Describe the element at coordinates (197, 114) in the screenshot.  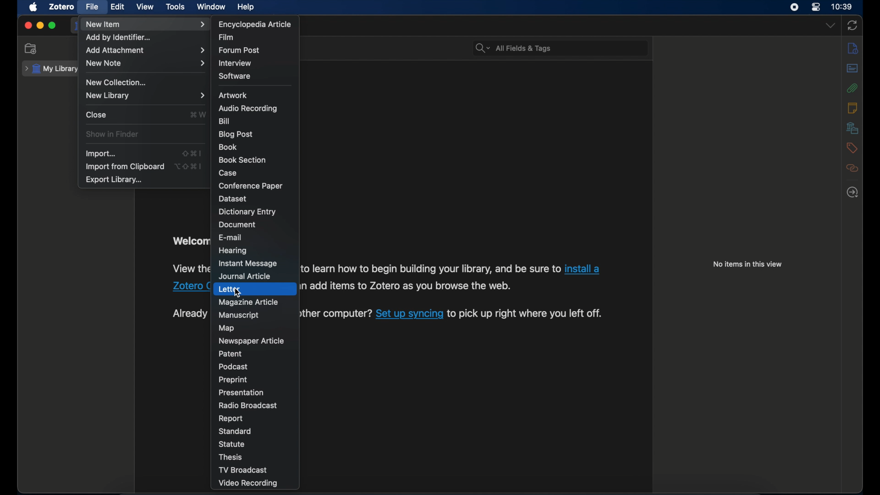
I see `shortcut` at that location.